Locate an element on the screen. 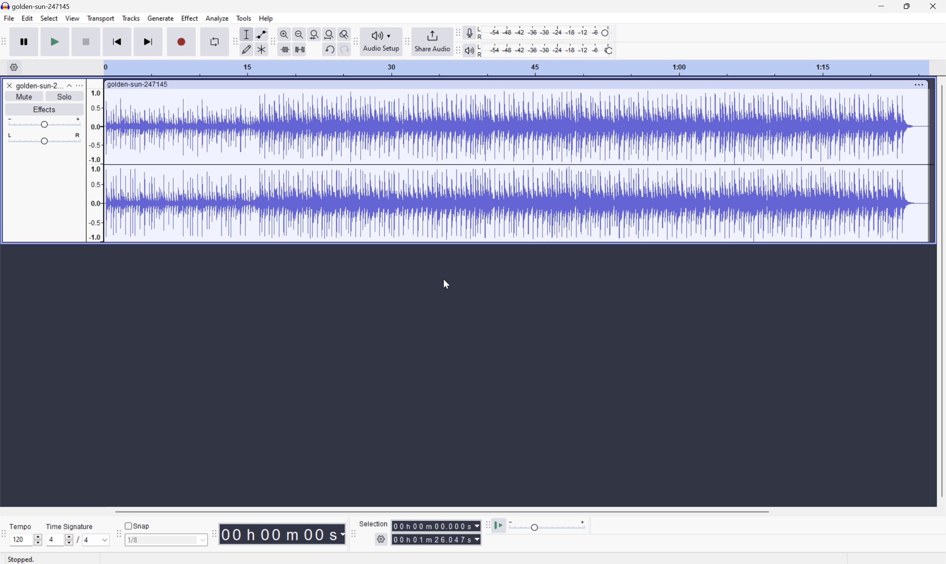  4 is located at coordinates (59, 540).